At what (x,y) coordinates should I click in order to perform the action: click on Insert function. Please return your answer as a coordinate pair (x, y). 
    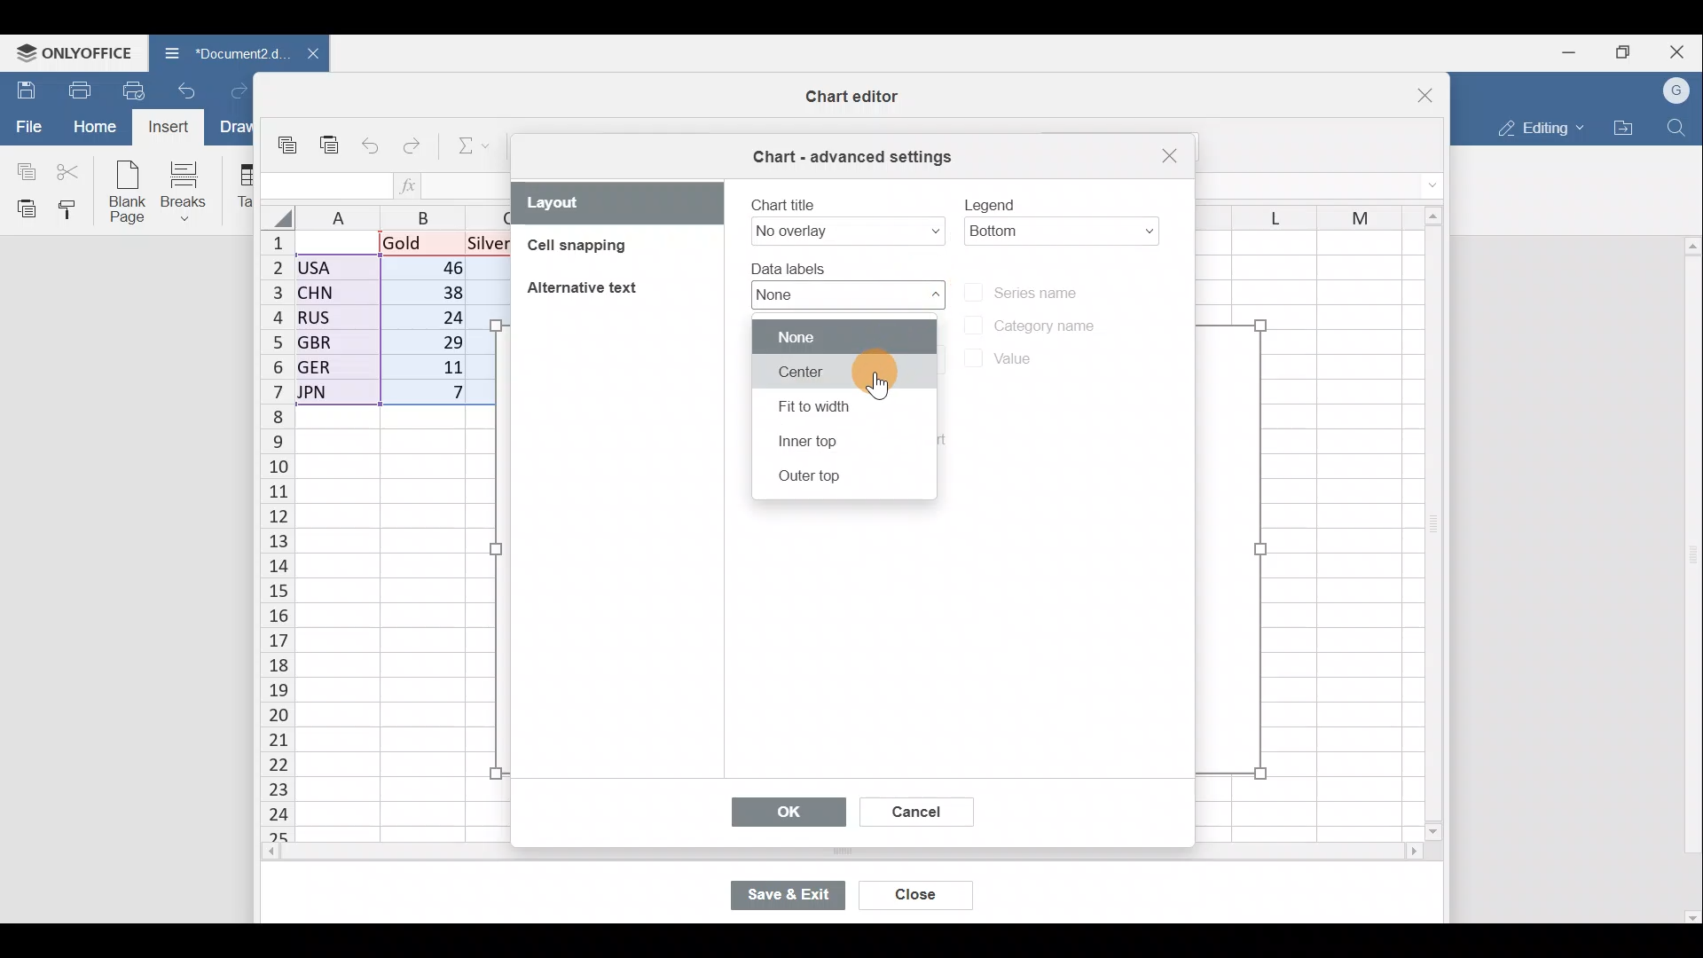
    Looking at the image, I should click on (420, 185).